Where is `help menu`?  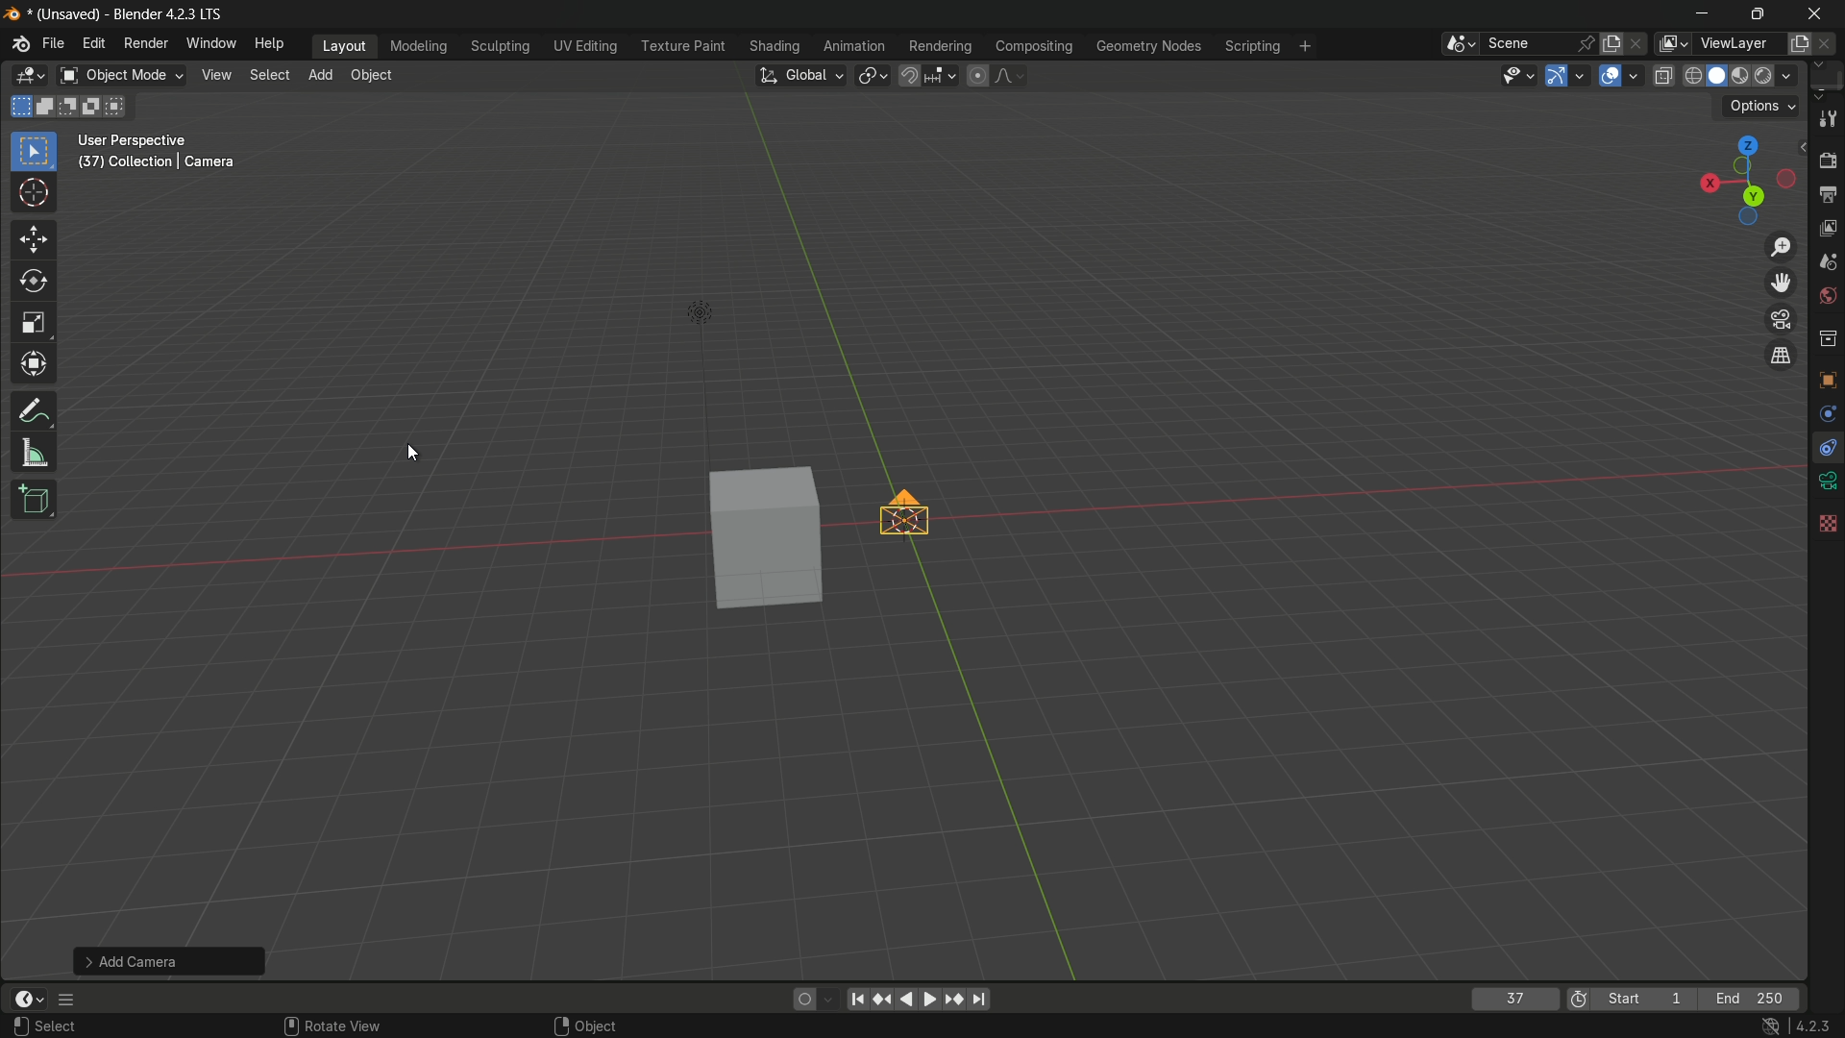 help menu is located at coordinates (269, 44).